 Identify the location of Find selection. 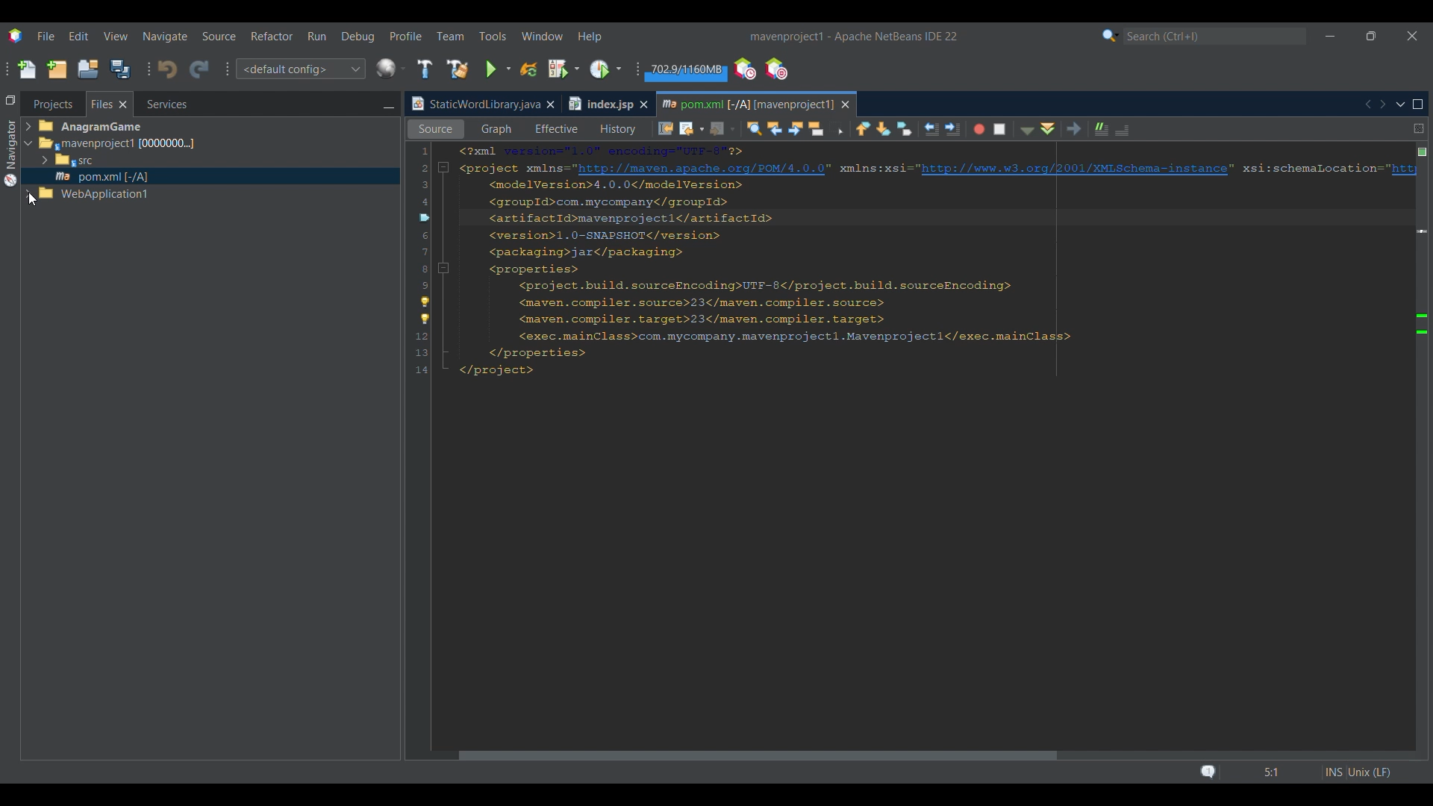
(750, 128).